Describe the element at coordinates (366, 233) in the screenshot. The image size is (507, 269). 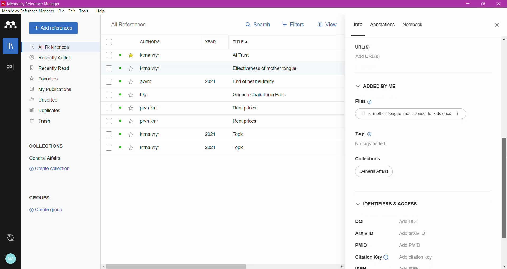
I see `ArXiV ID` at that location.